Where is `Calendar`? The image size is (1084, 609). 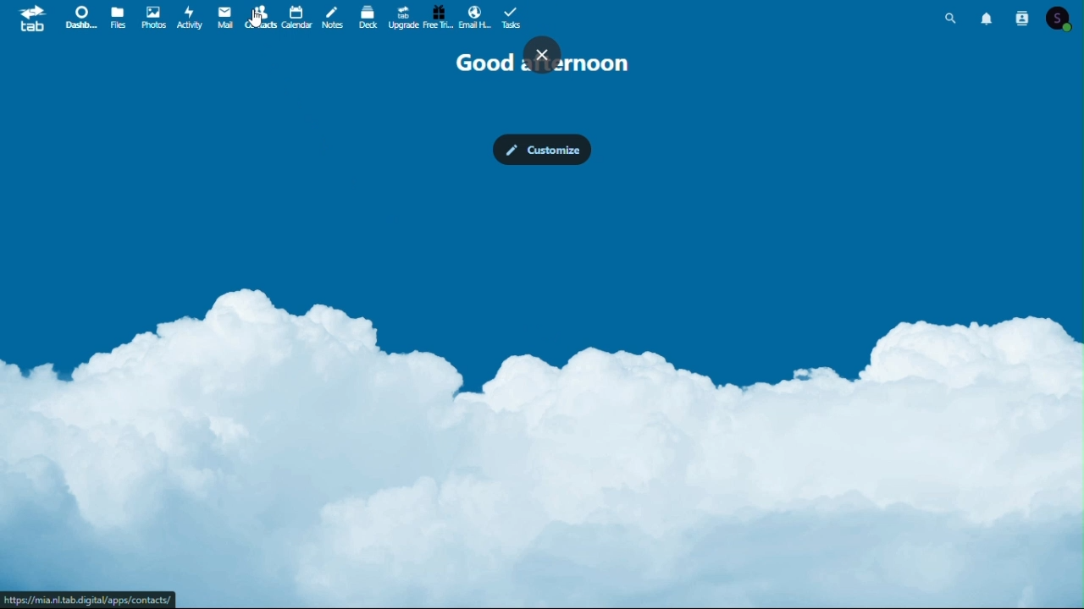
Calendar is located at coordinates (296, 19).